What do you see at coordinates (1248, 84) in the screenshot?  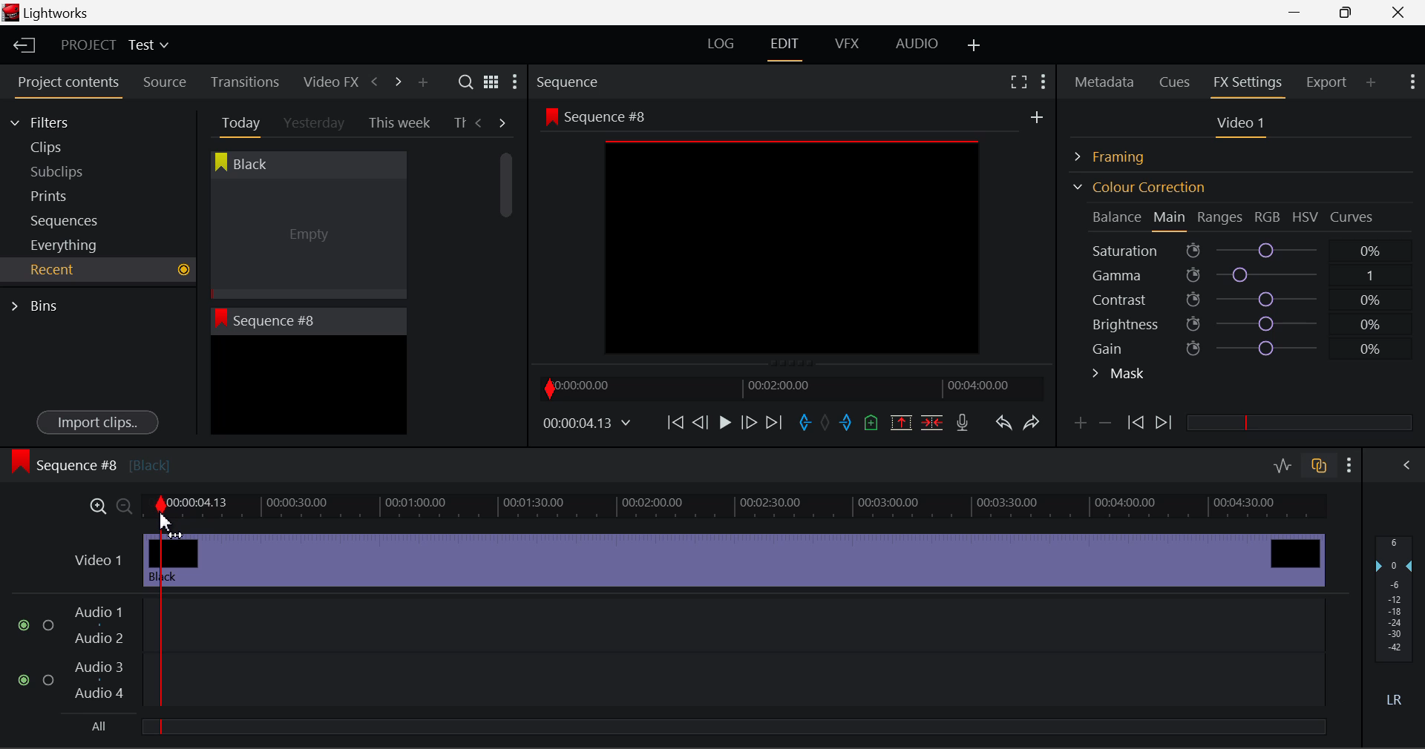 I see `FX Settings Panel Open` at bounding box center [1248, 84].